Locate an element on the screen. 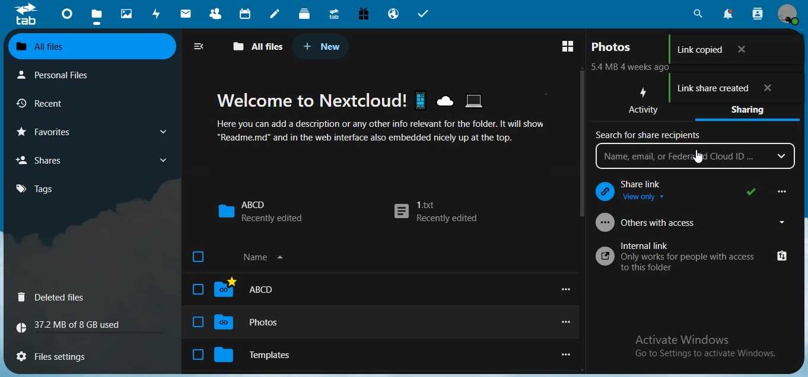 The image size is (808, 377). close navigation is located at coordinates (202, 46).